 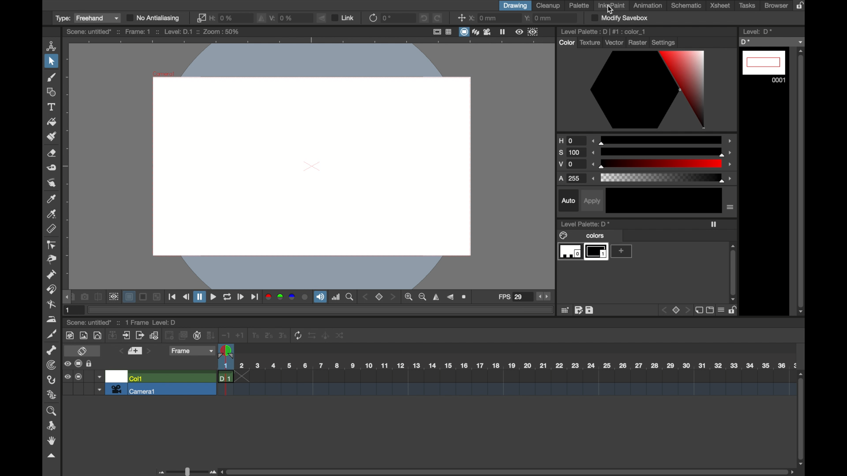 I want to click on V: 0, so click(x=572, y=165).